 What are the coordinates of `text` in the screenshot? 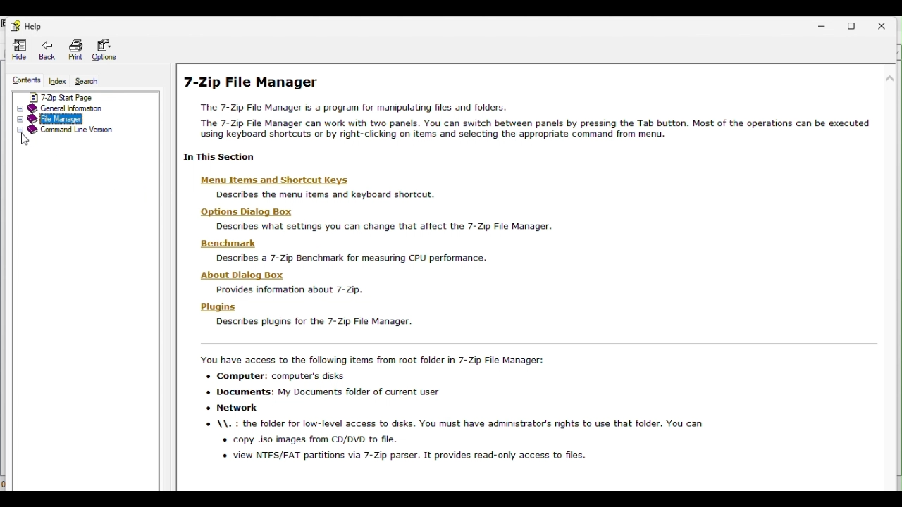 It's located at (529, 120).